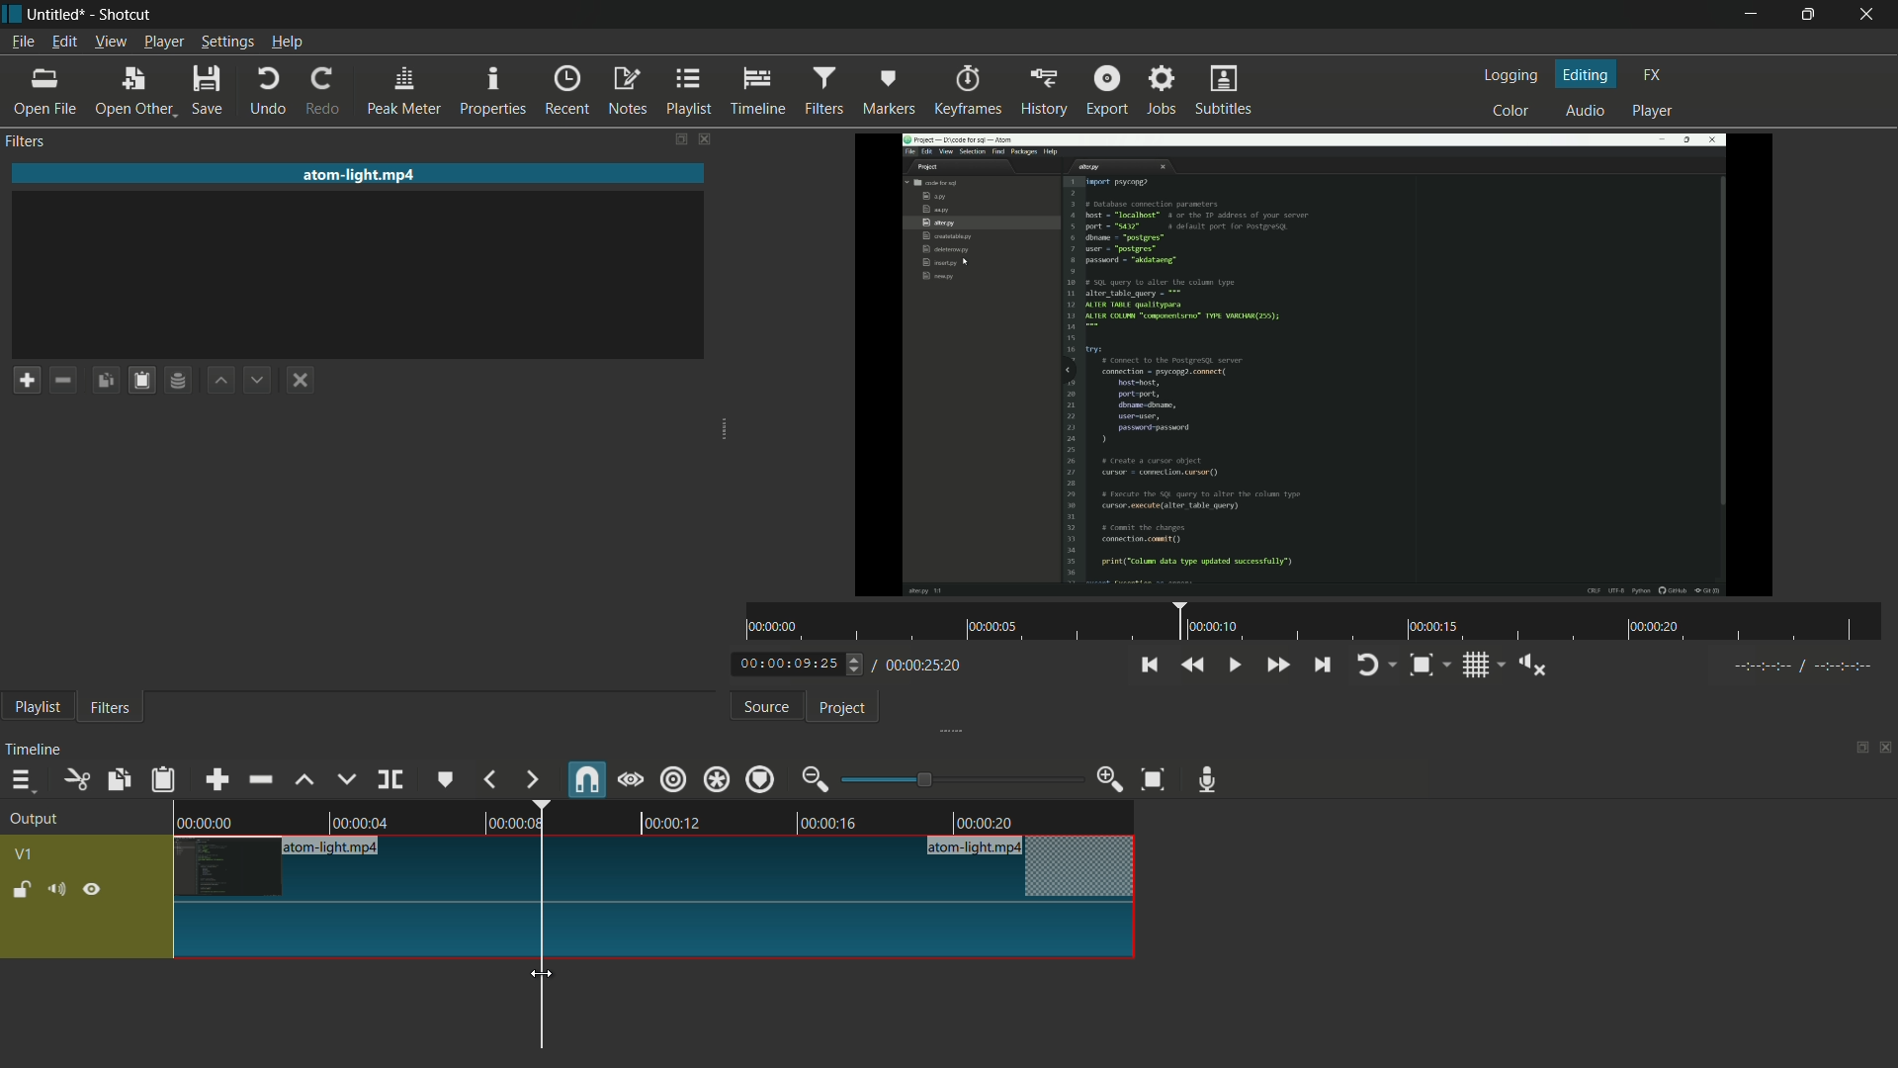 The width and height of the screenshot is (1898, 1068). Describe the element at coordinates (121, 779) in the screenshot. I see `copy checked filters` at that location.